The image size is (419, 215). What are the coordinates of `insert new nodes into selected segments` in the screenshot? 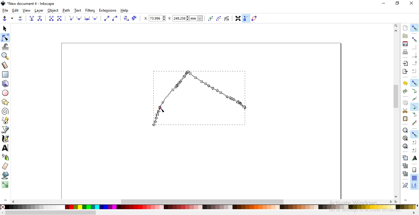 It's located at (5, 19).